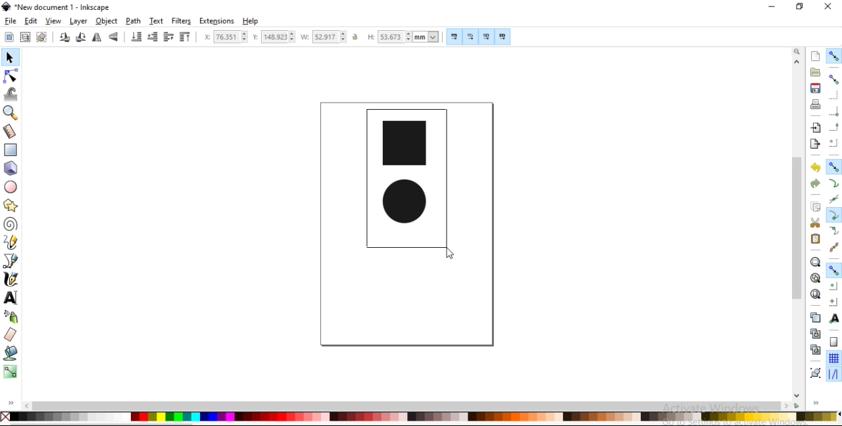 This screenshot has width=842, height=426. What do you see at coordinates (816, 72) in the screenshot?
I see `open a existing document` at bounding box center [816, 72].